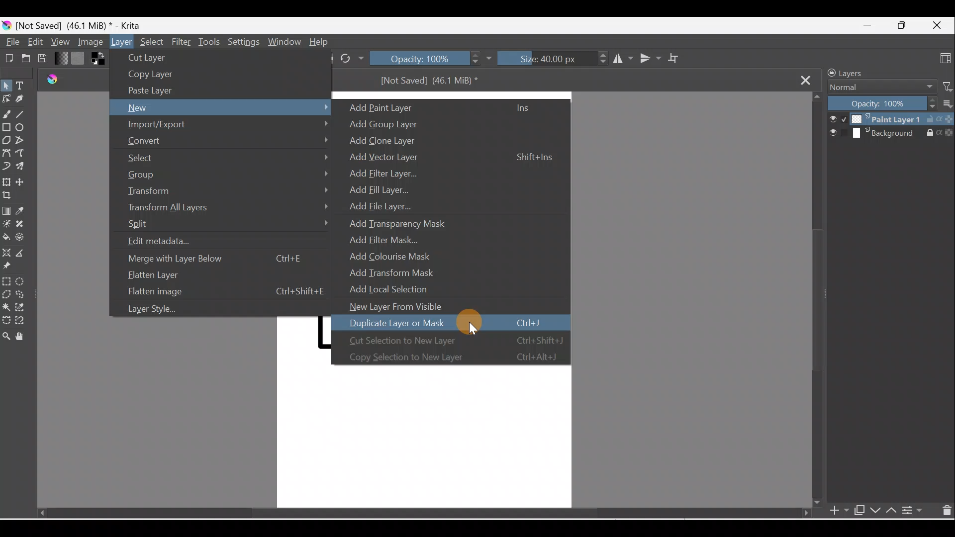 The height and width of the screenshot is (537, 955). Describe the element at coordinates (445, 323) in the screenshot. I see `Duplicate layer or mask  Ctrl+J` at that location.